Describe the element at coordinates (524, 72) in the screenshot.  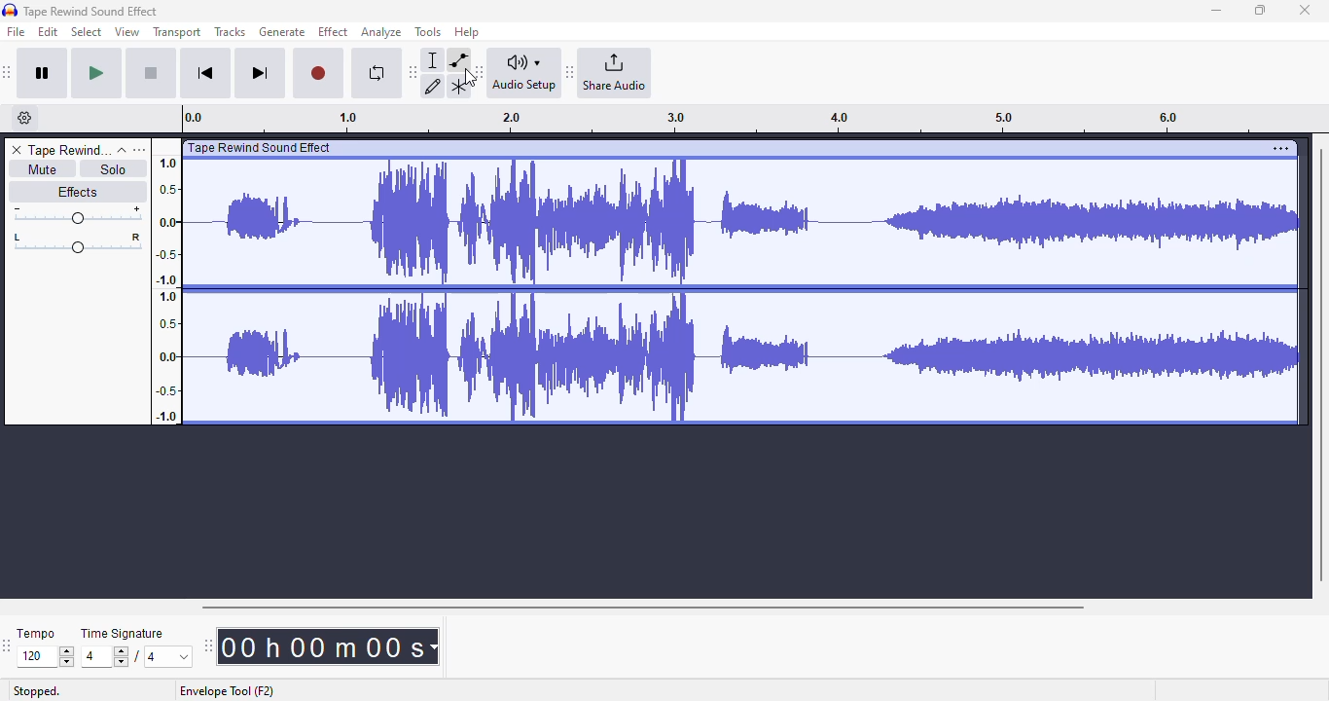
I see `audio setup` at that location.